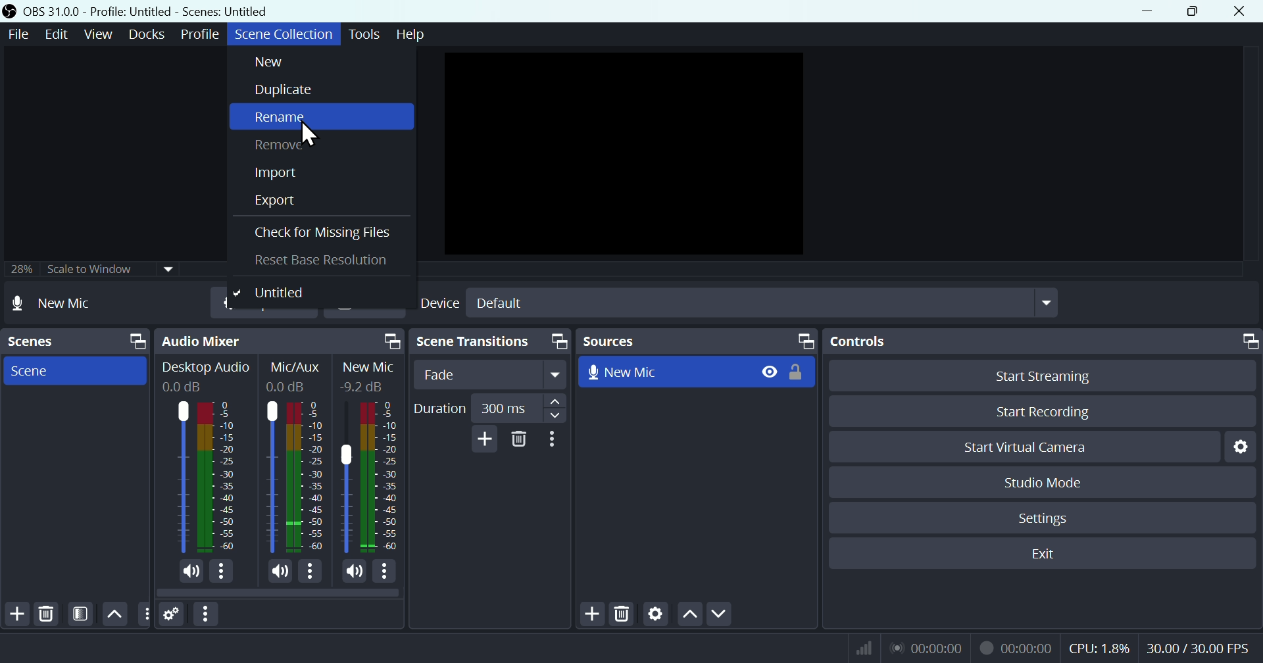 This screenshot has height=663, width=1263. Describe the element at coordinates (52, 36) in the screenshot. I see `Edit` at that location.